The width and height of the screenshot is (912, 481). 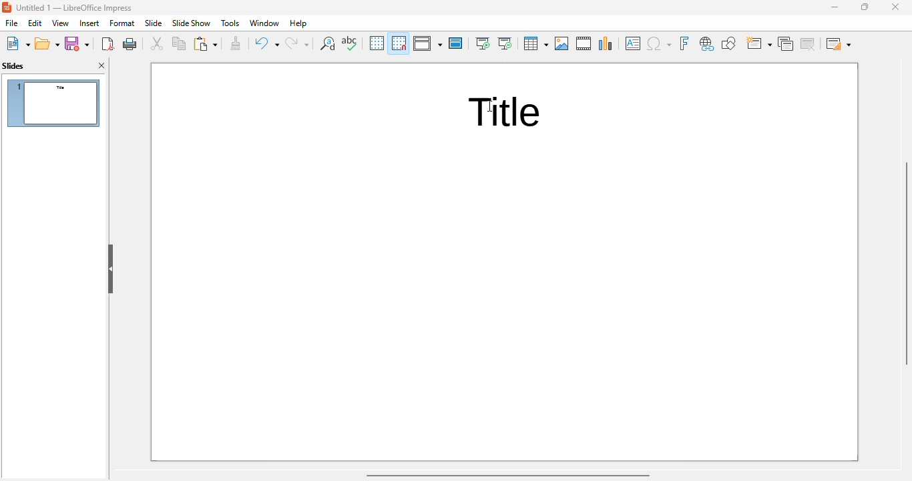 What do you see at coordinates (904, 263) in the screenshot?
I see `vertical scroll bar` at bounding box center [904, 263].